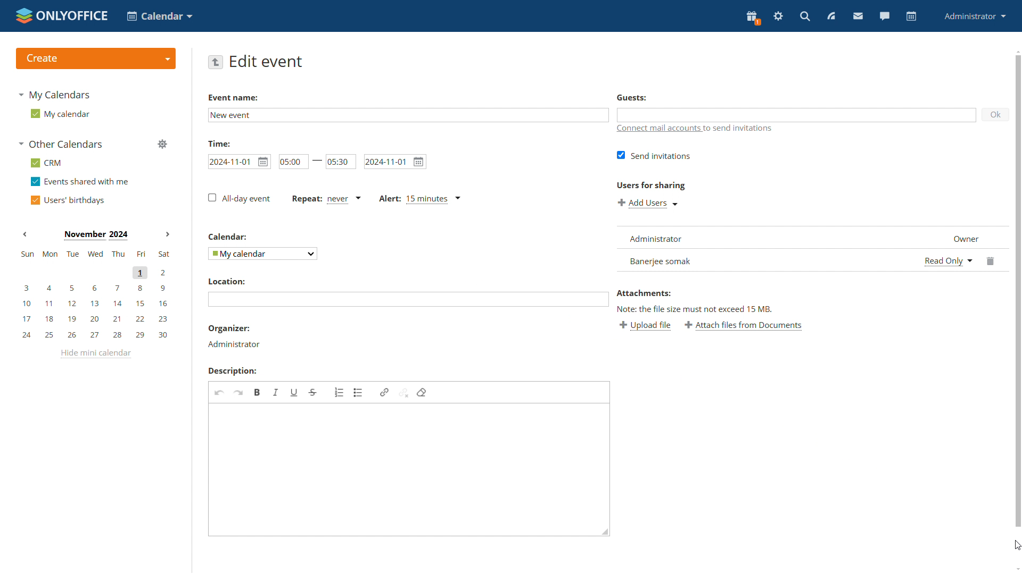 This screenshot has width=1022, height=574. What do you see at coordinates (797, 114) in the screenshot?
I see `add guests` at bounding box center [797, 114].